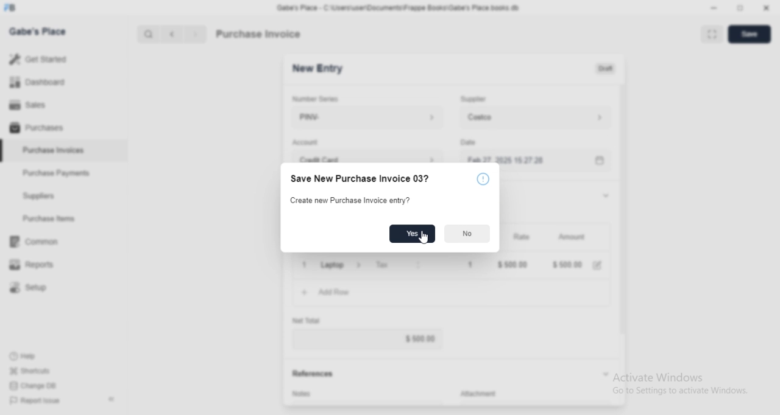 This screenshot has height=415, width=780. What do you see at coordinates (740, 8) in the screenshot?
I see `Change dimension` at bounding box center [740, 8].